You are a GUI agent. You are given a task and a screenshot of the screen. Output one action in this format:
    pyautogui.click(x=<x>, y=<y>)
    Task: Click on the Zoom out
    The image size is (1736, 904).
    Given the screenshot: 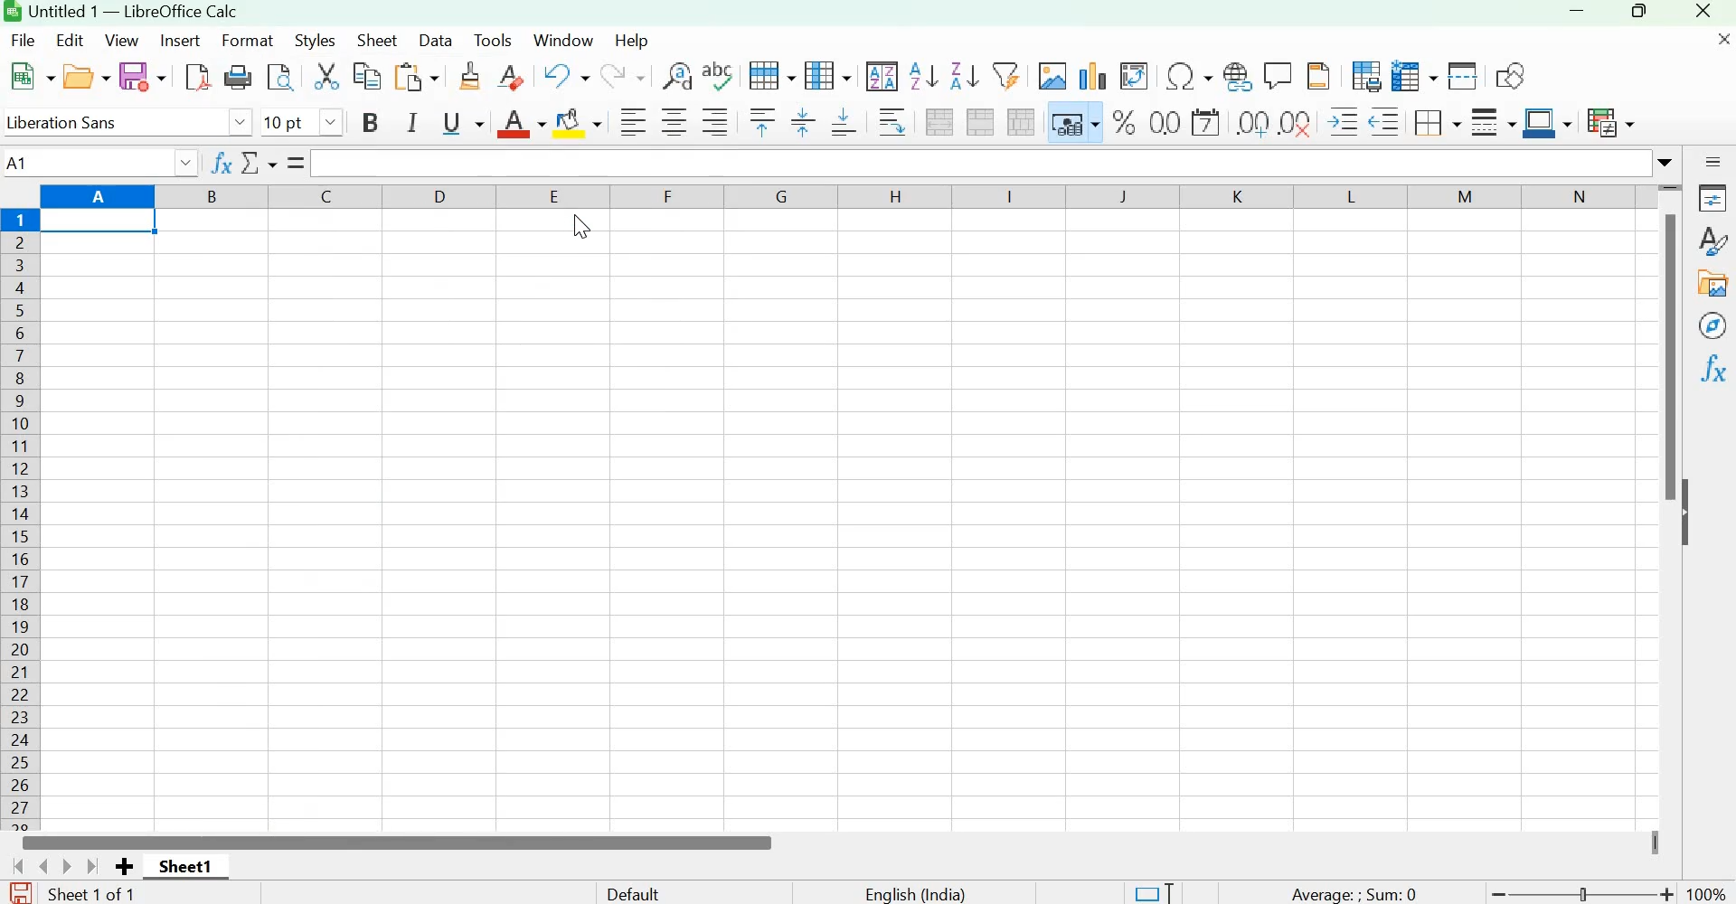 What is the action you would take?
    pyautogui.click(x=1498, y=893)
    